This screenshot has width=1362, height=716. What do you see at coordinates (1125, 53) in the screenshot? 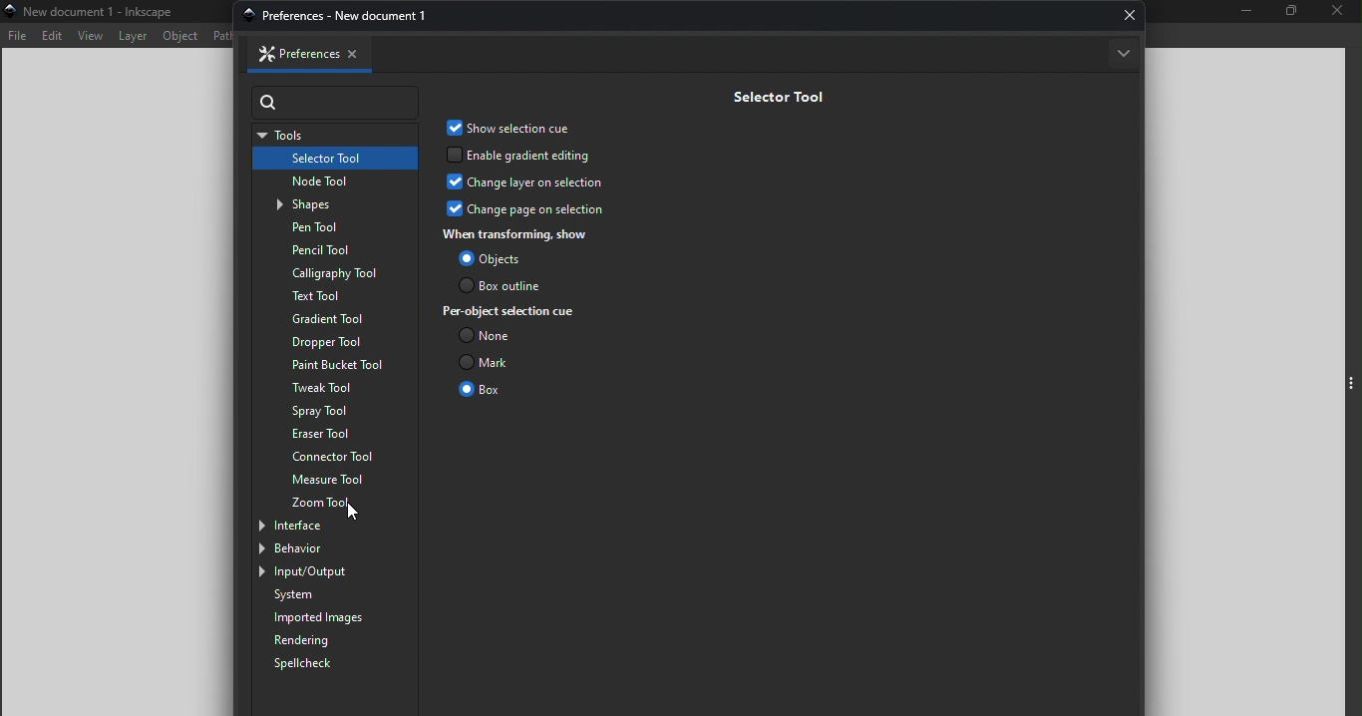
I see `More options` at bounding box center [1125, 53].